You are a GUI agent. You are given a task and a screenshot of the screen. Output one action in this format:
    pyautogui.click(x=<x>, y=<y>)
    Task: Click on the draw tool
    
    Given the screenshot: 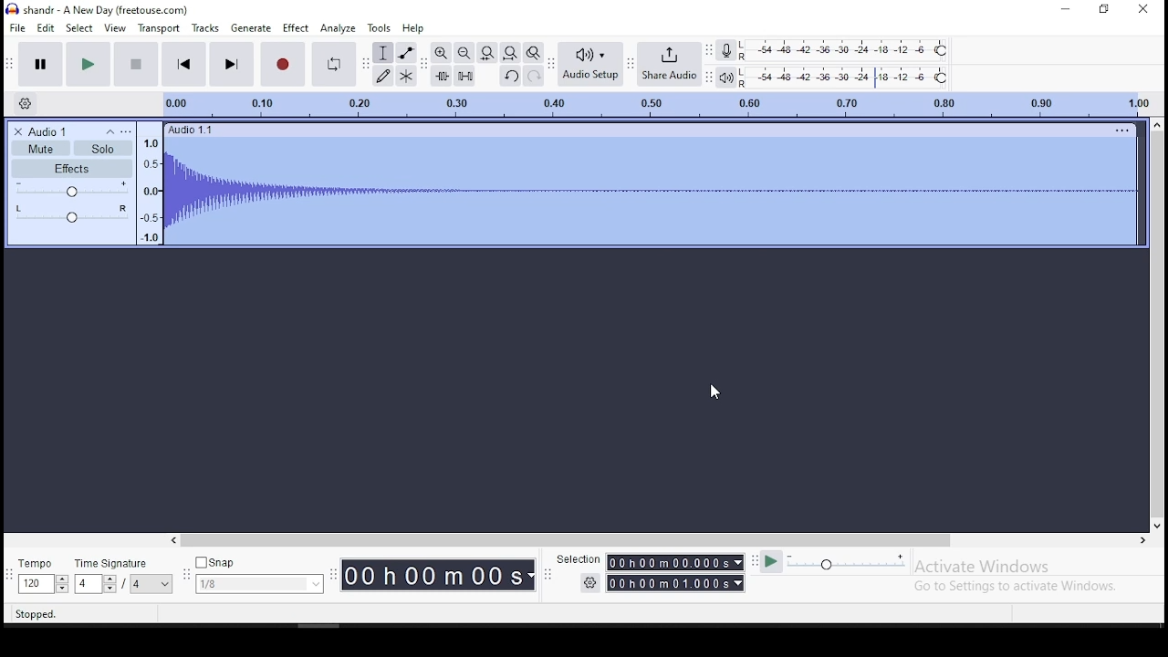 What is the action you would take?
    pyautogui.click(x=381, y=75)
    